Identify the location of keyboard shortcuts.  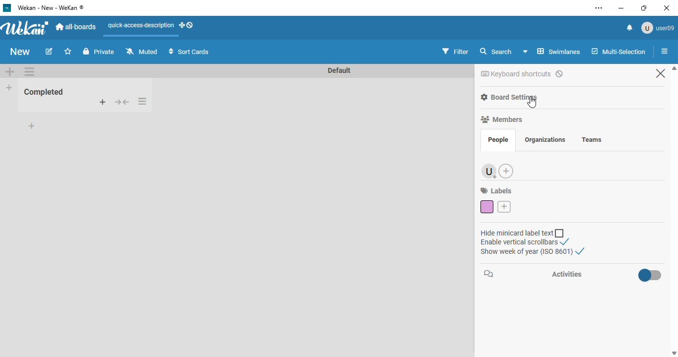
(523, 73).